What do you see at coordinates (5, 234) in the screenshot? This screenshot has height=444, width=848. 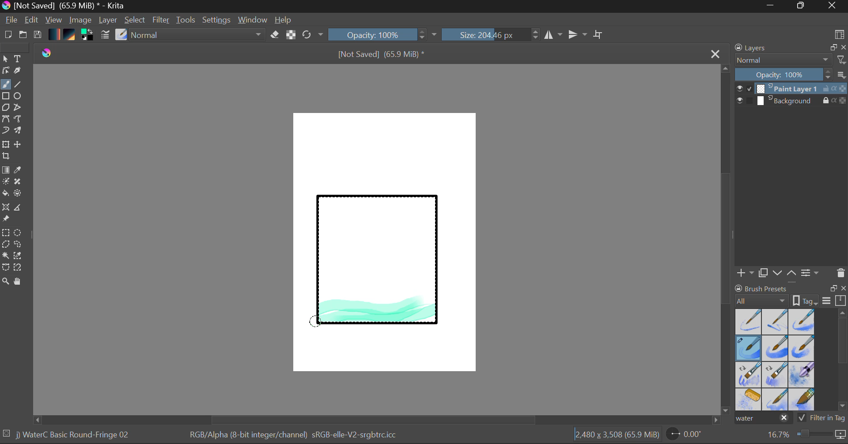 I see `Rectangle Selection Tool` at bounding box center [5, 234].